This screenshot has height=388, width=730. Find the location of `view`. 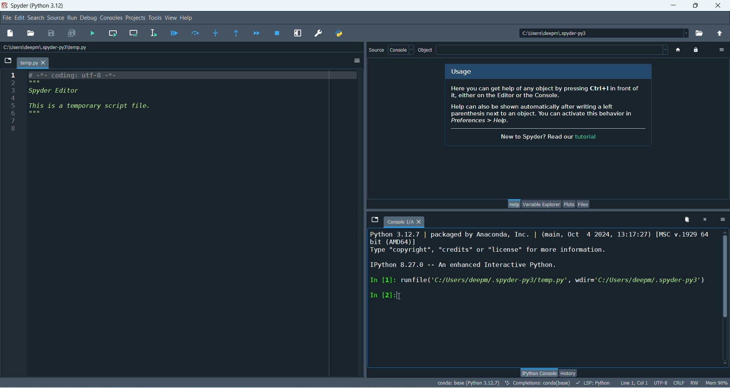

view is located at coordinates (172, 18).